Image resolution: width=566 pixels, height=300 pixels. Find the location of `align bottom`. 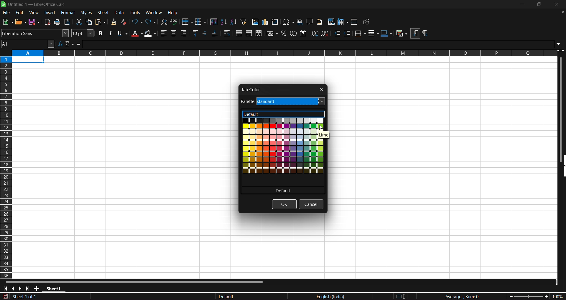

align bottom is located at coordinates (215, 34).